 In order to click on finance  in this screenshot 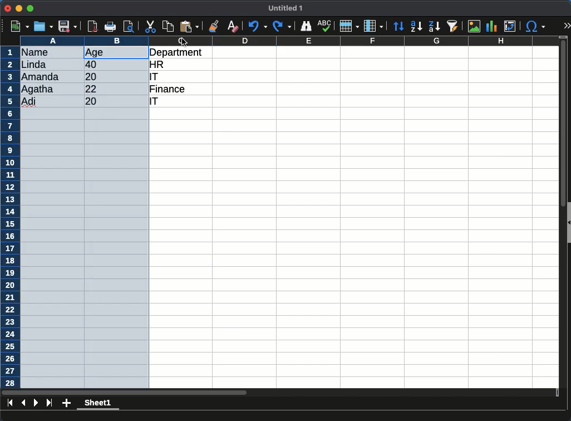, I will do `click(170, 90)`.